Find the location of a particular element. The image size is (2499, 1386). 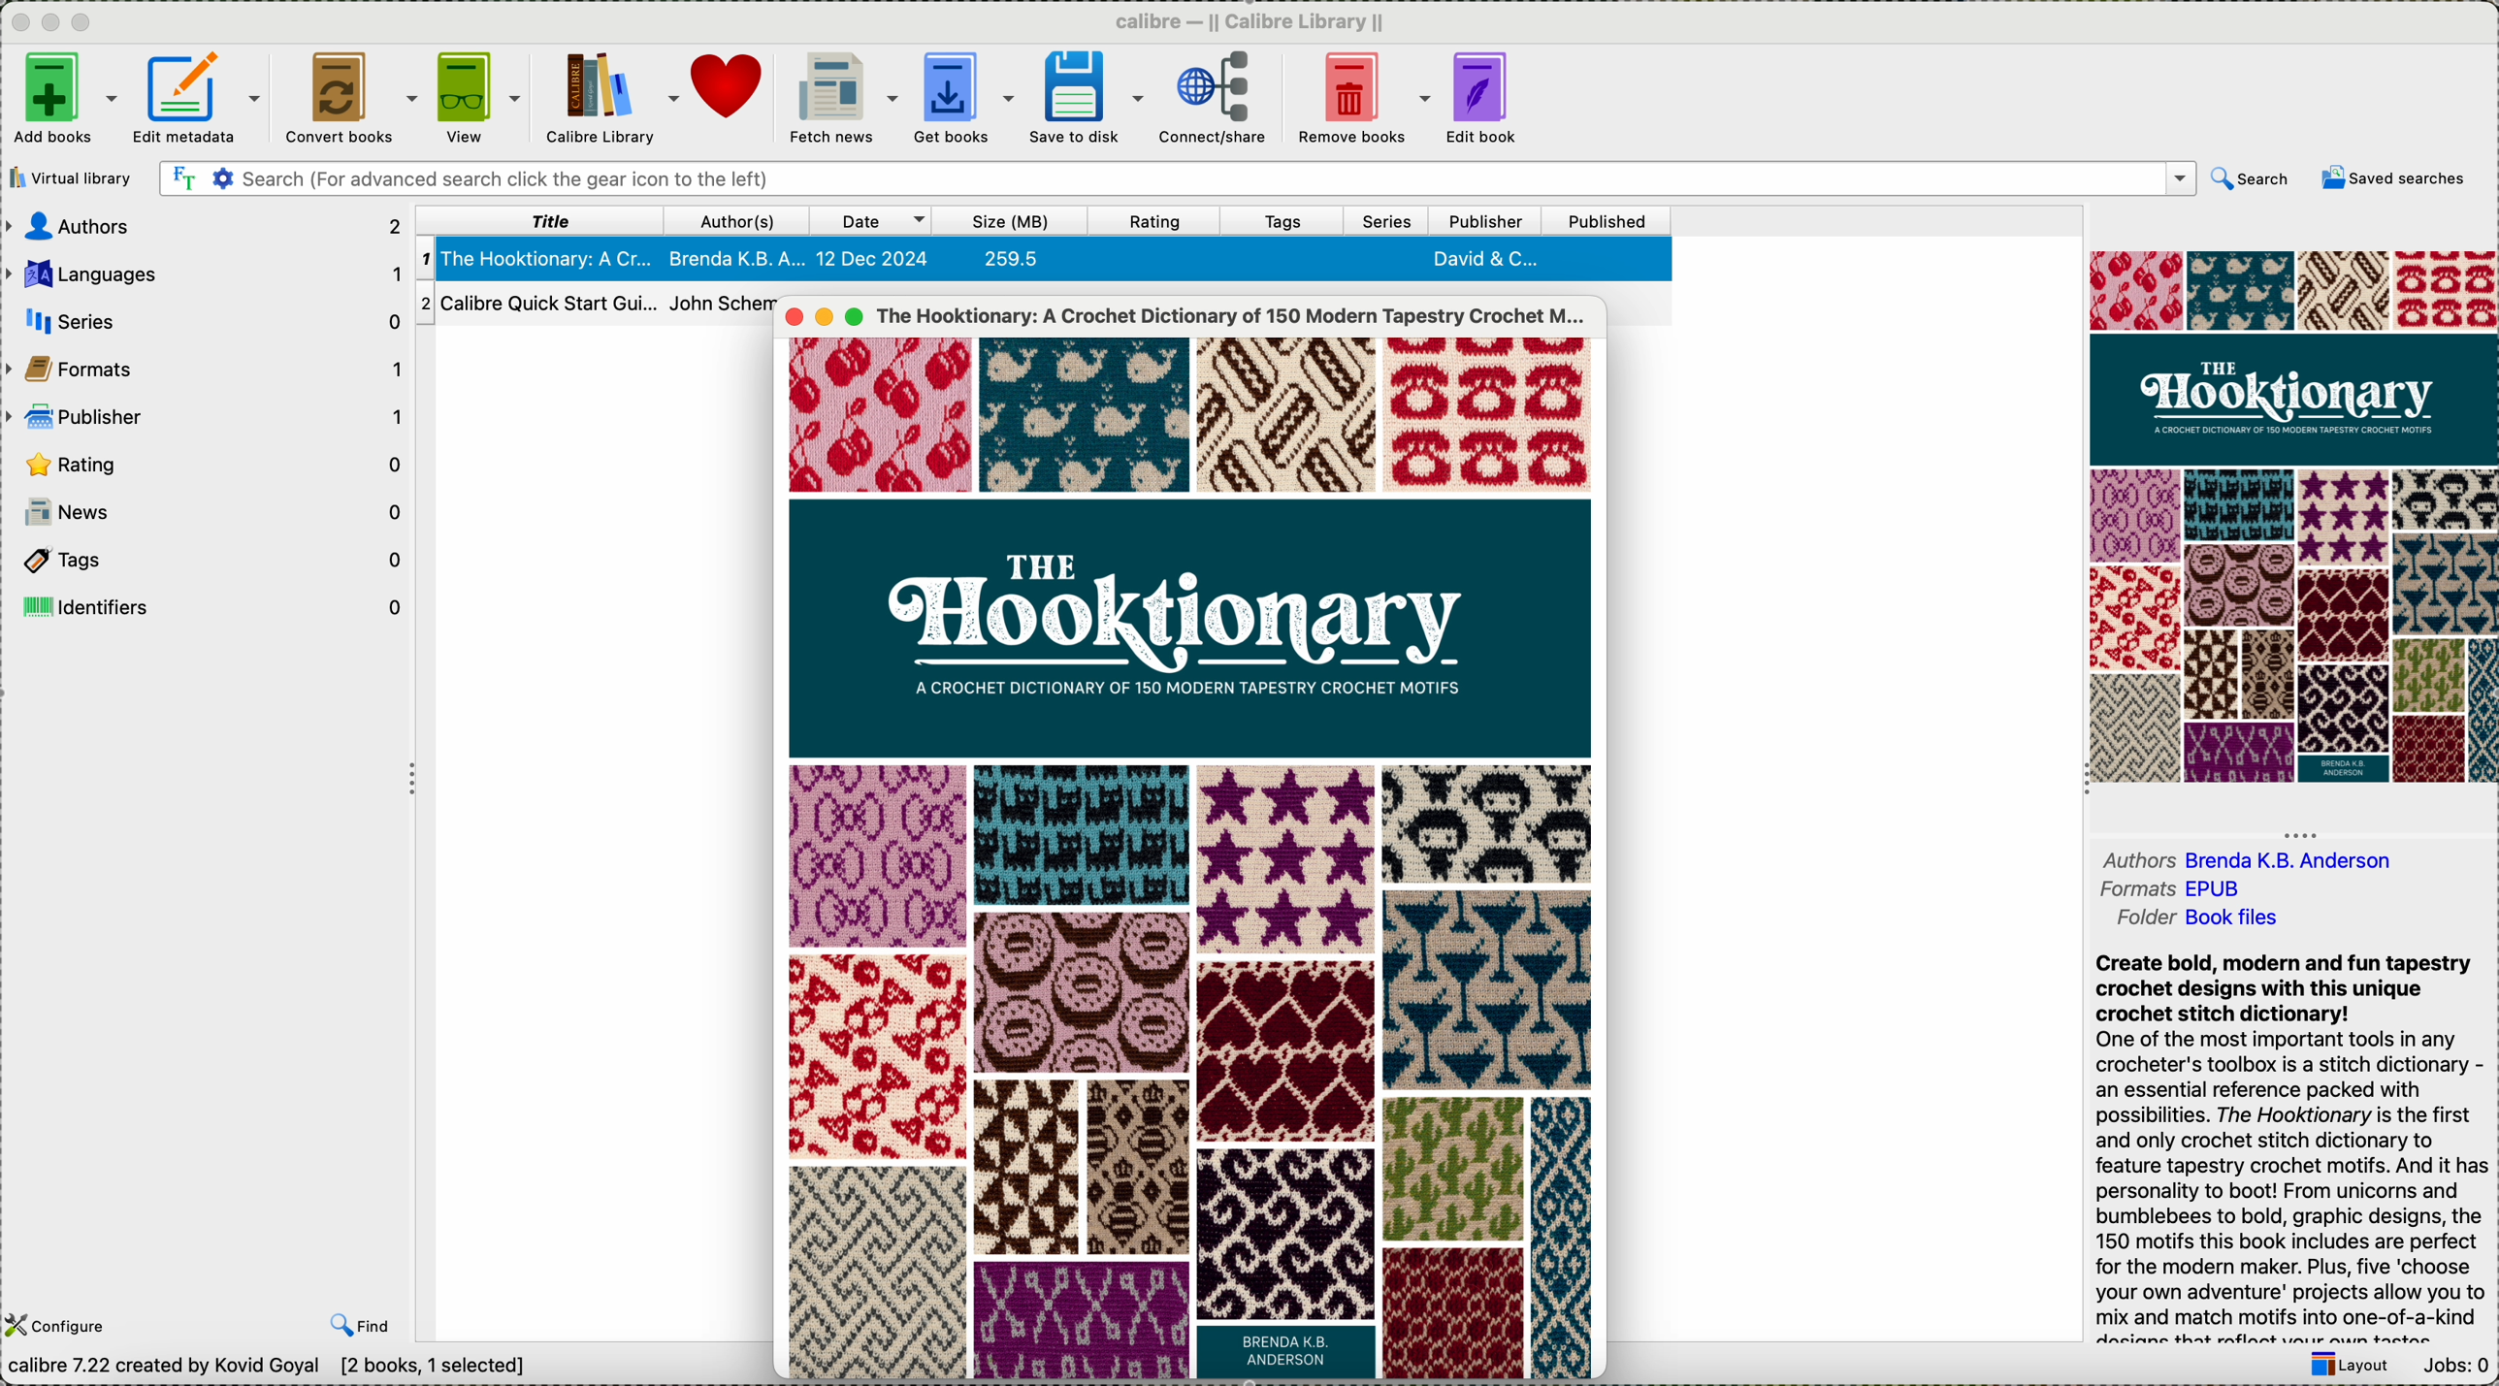

summary is located at coordinates (2296, 1147).